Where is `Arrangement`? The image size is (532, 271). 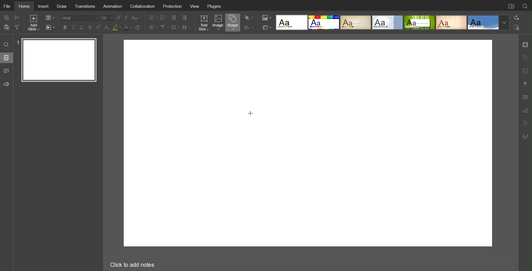
Arrangement is located at coordinates (249, 17).